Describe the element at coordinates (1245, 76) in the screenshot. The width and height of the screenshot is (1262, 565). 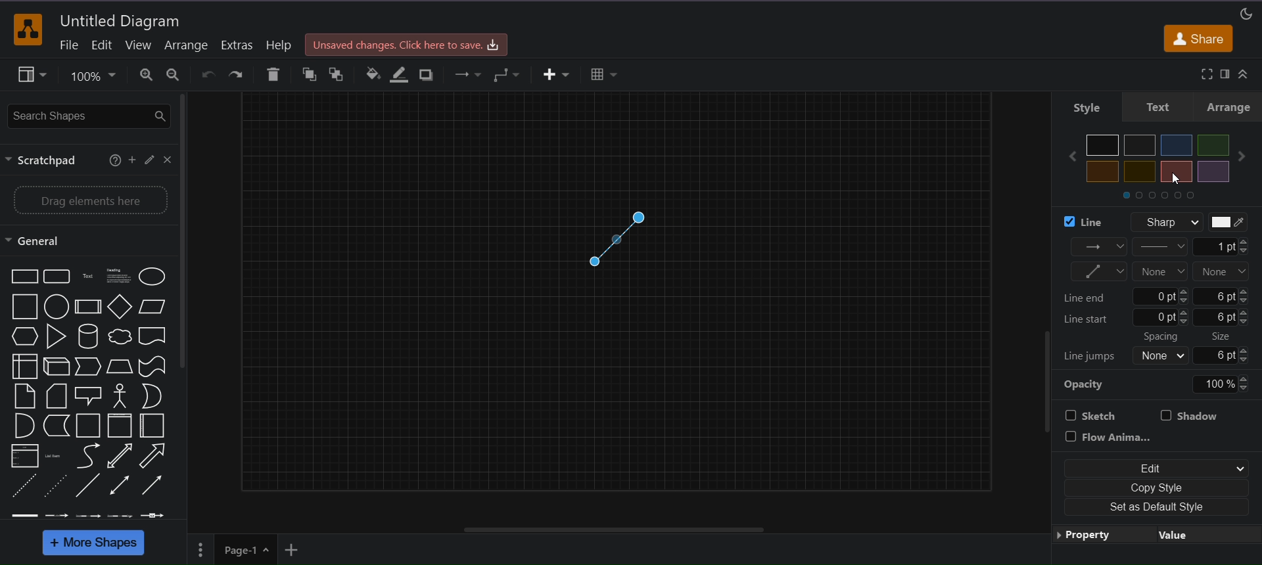
I see `collapse/expand` at that location.